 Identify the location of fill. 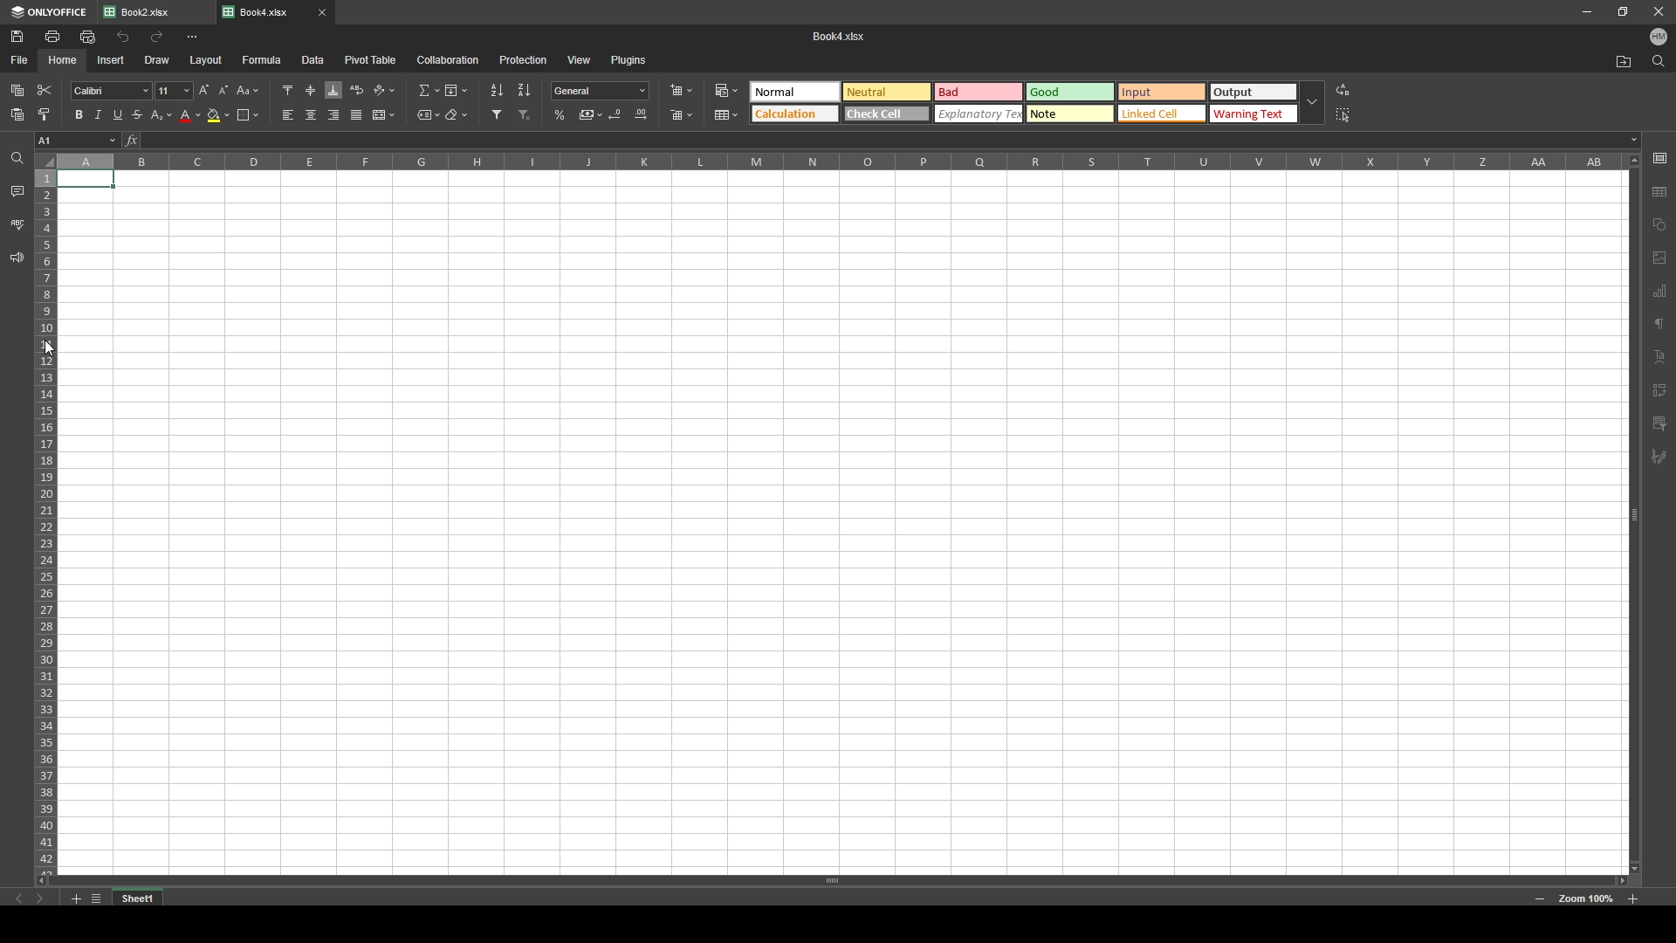
(456, 91).